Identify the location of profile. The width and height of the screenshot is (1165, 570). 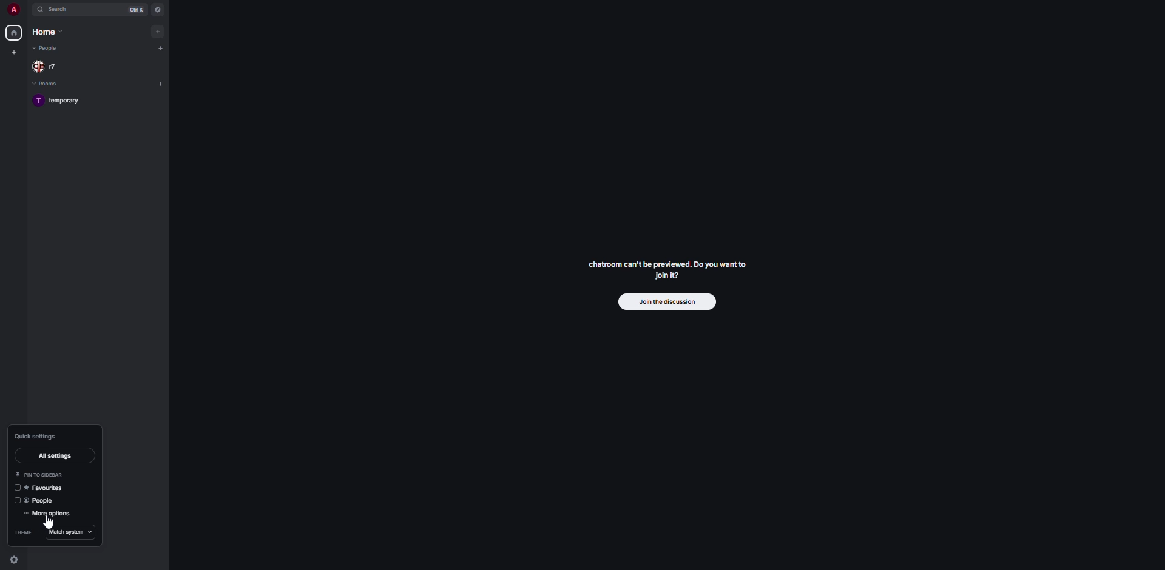
(13, 9).